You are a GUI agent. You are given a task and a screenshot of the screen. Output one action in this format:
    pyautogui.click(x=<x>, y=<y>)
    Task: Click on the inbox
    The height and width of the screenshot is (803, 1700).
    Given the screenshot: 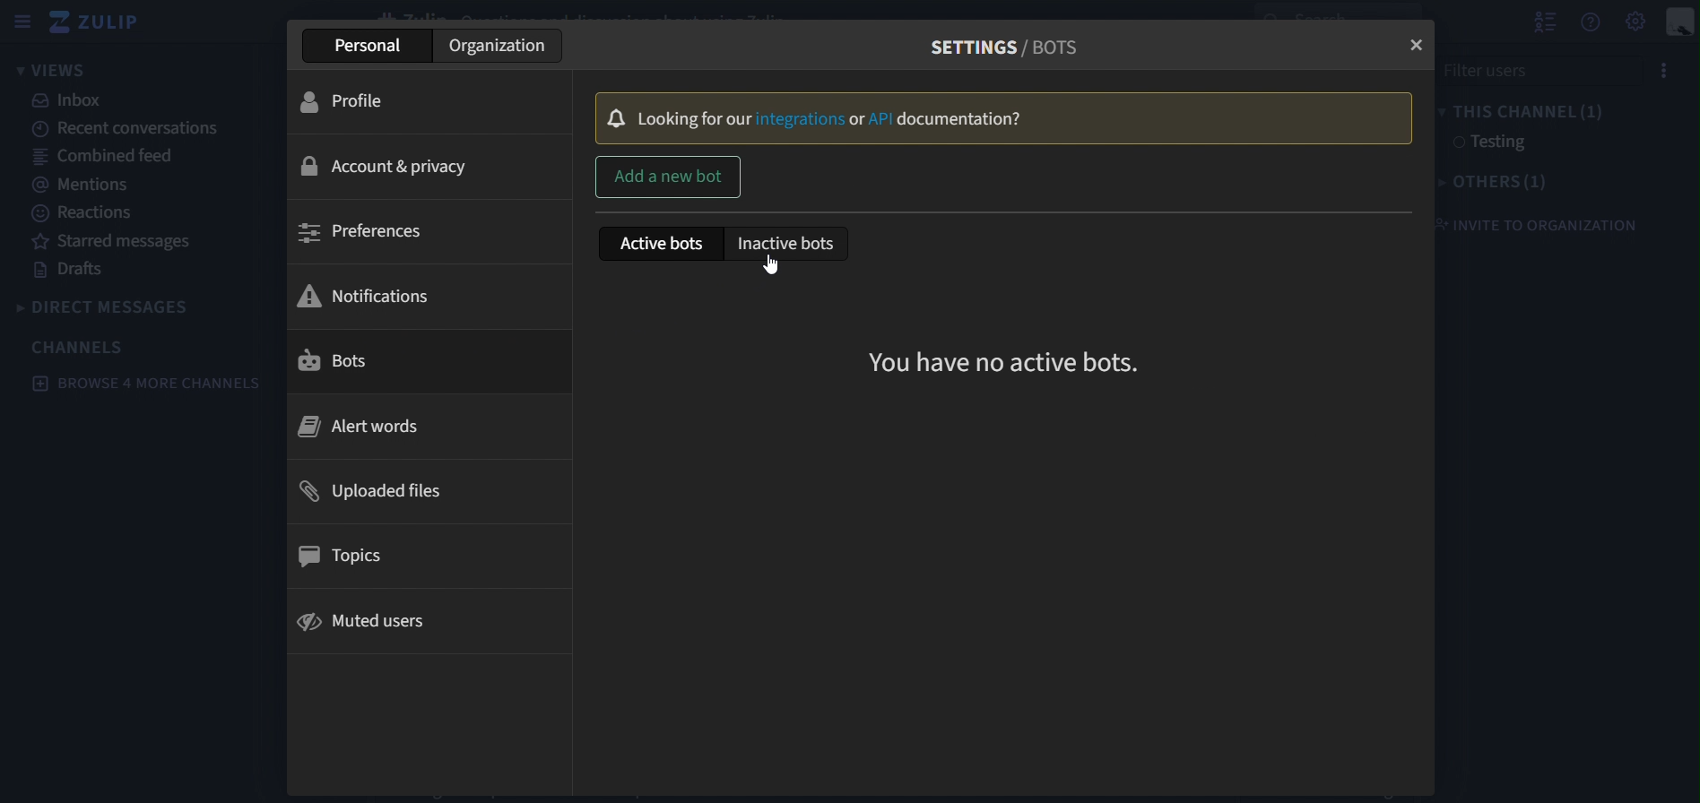 What is the action you would take?
    pyautogui.click(x=71, y=100)
    